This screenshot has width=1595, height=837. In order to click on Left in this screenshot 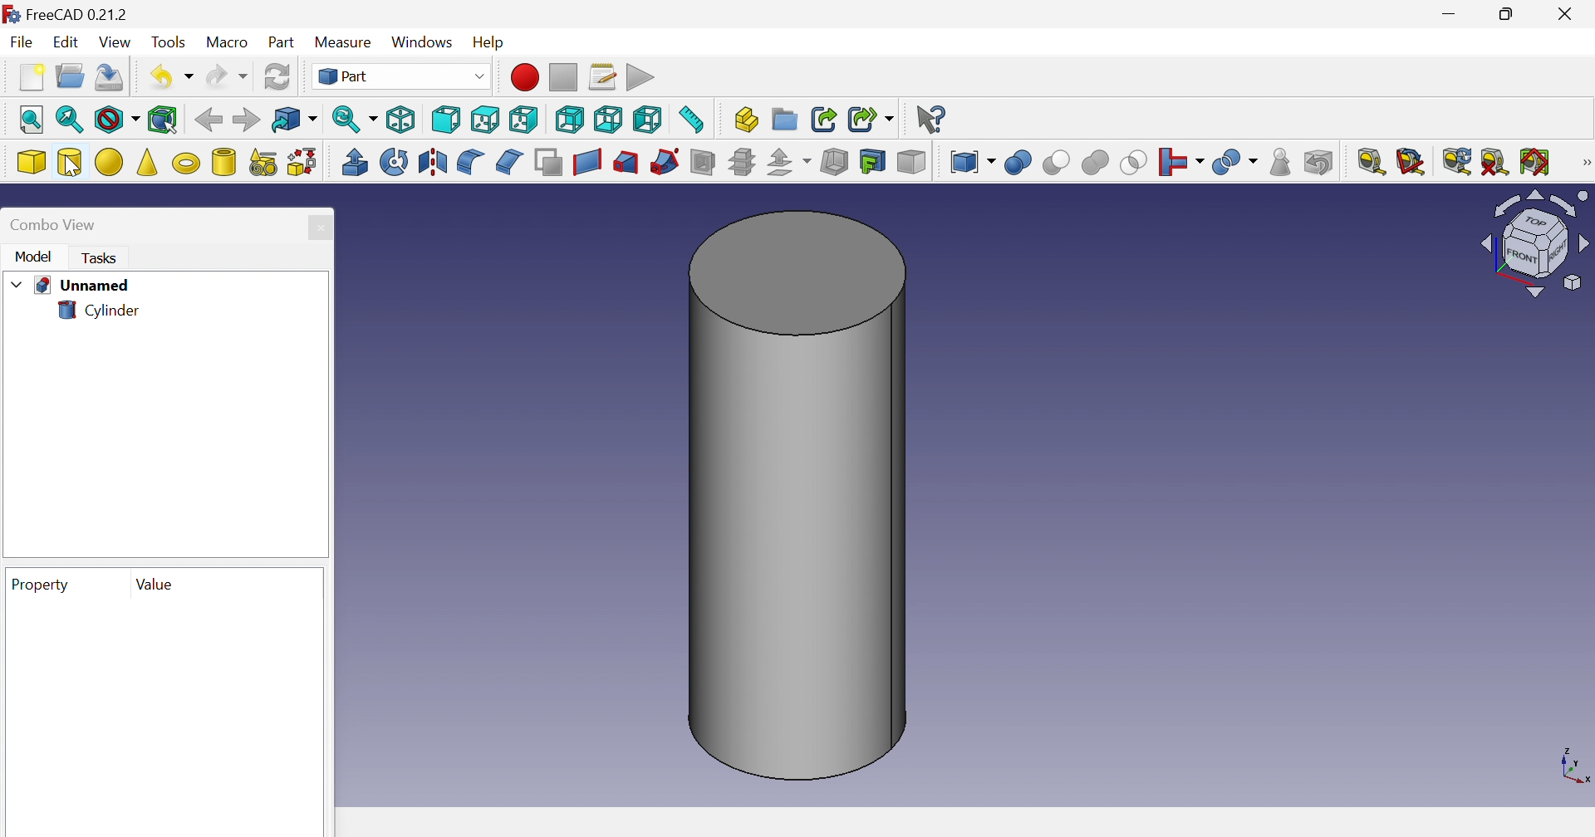, I will do `click(647, 120)`.